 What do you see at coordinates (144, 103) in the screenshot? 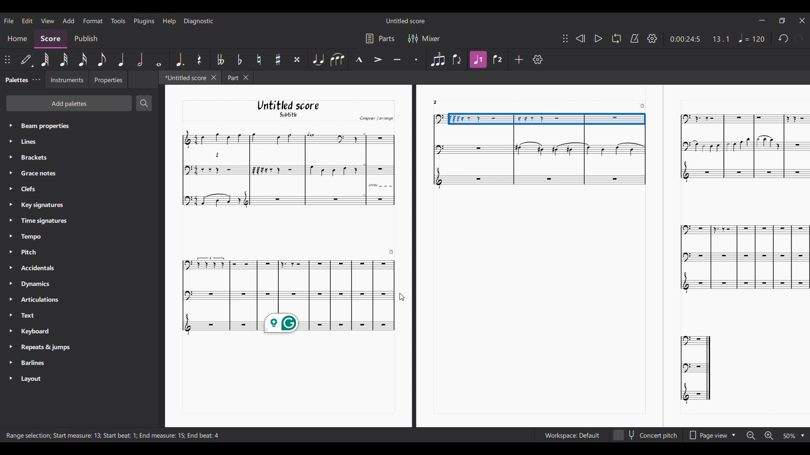
I see `Search` at bounding box center [144, 103].